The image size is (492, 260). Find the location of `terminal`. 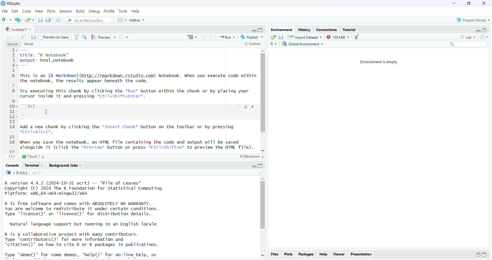

terminal is located at coordinates (34, 165).